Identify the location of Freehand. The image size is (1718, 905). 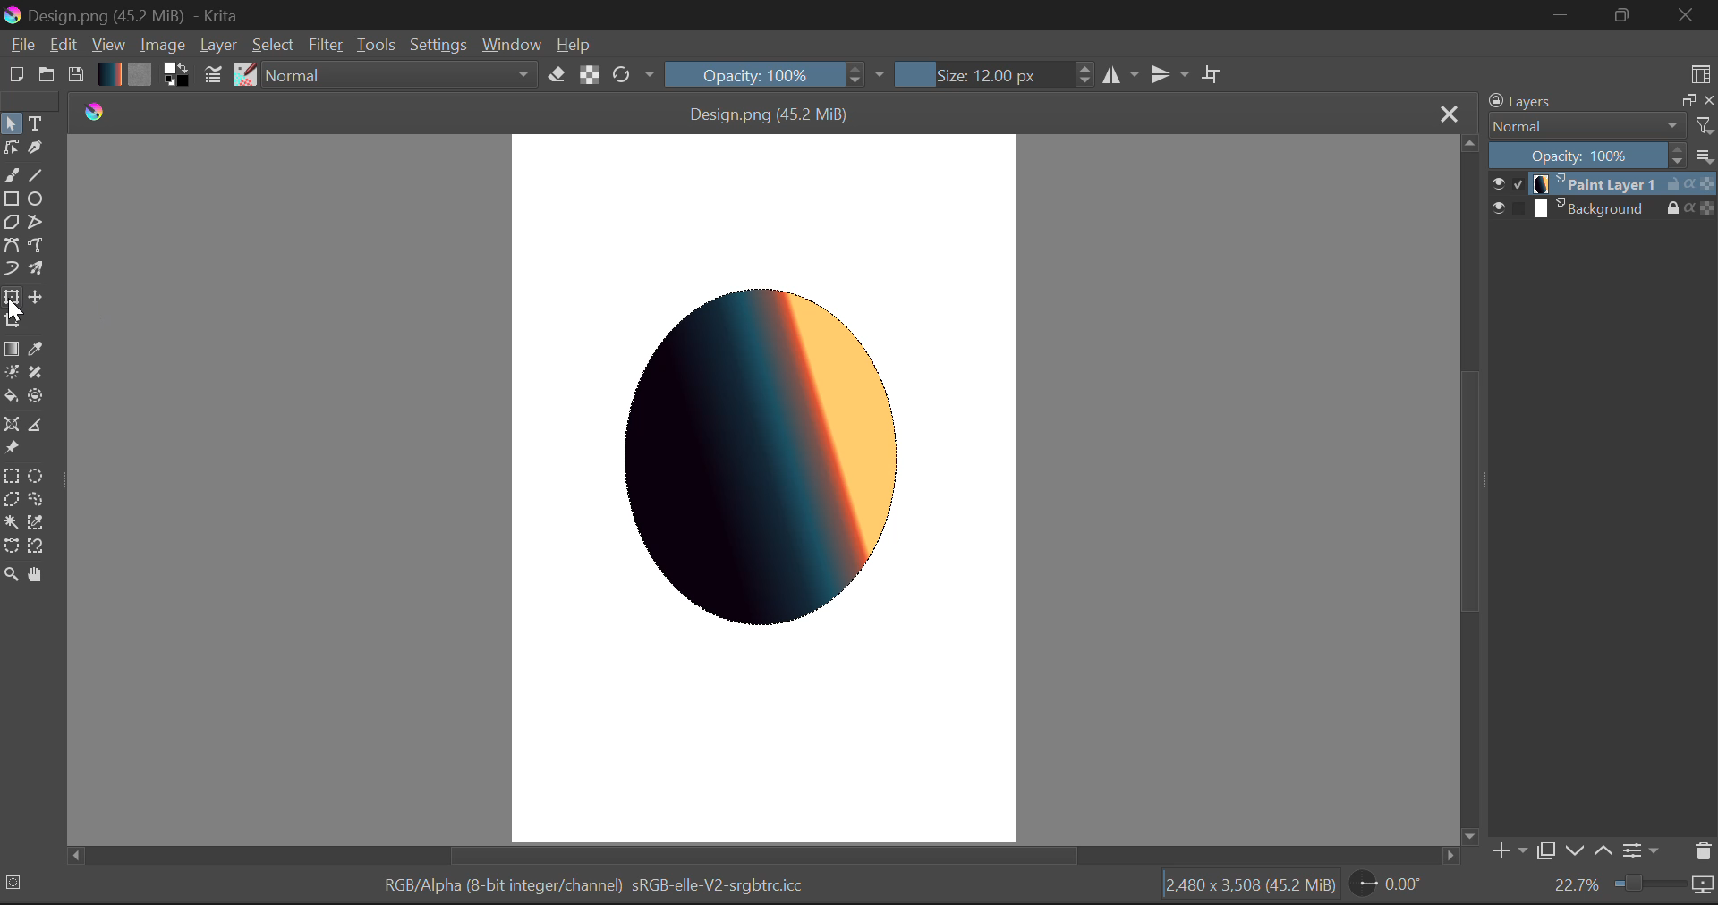
(12, 175).